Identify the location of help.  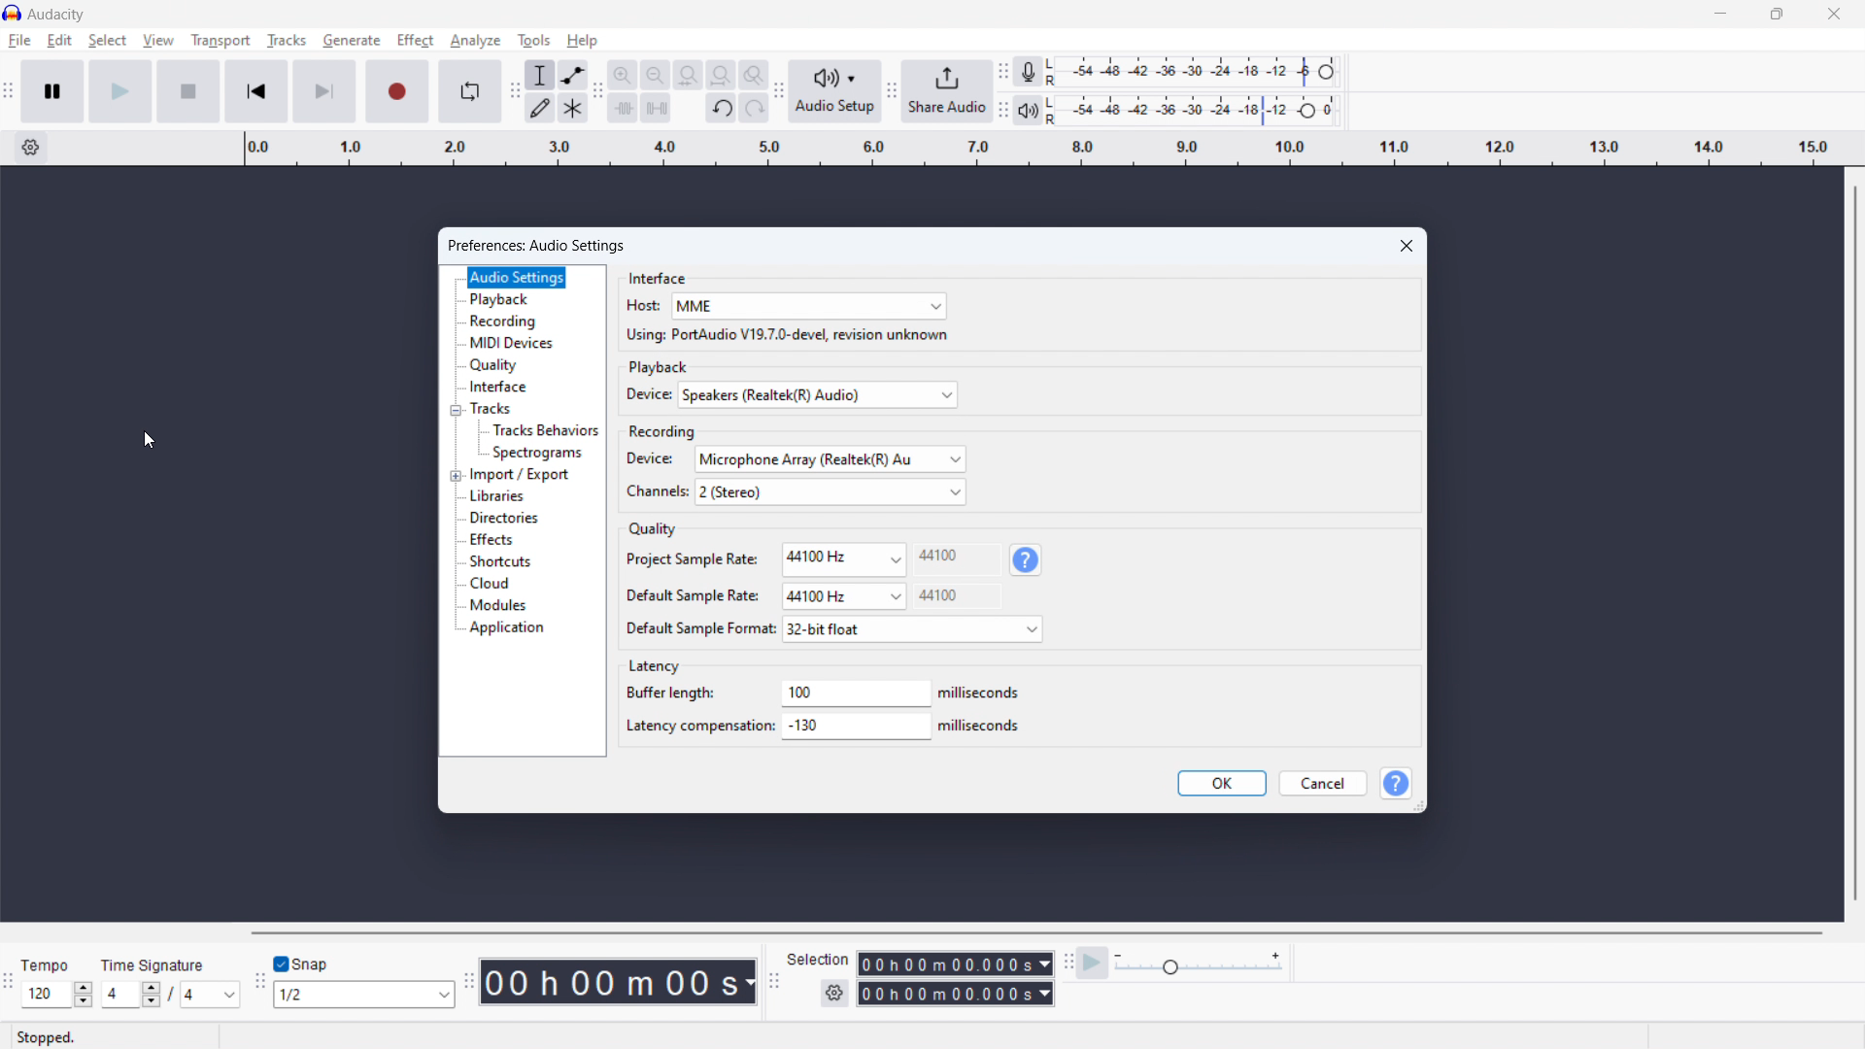
(584, 41).